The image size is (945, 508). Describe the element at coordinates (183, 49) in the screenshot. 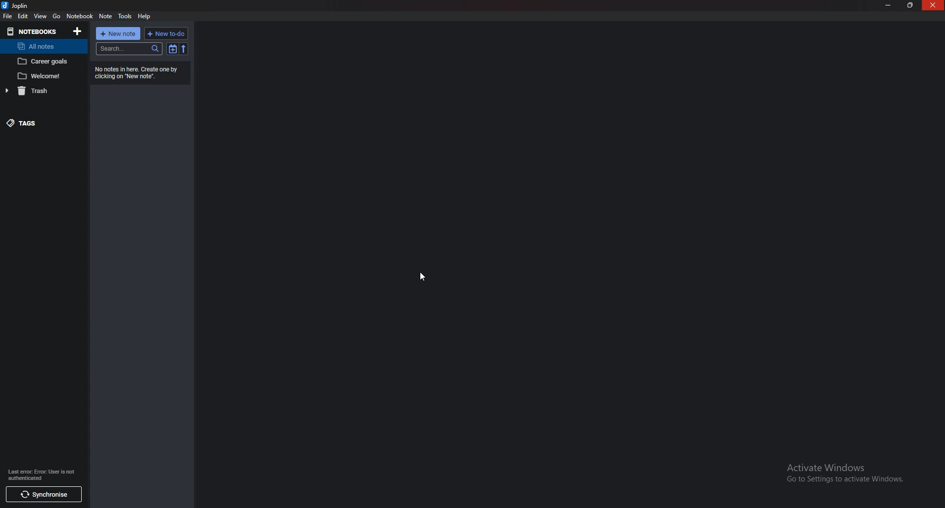

I see `Reverse sort` at that location.